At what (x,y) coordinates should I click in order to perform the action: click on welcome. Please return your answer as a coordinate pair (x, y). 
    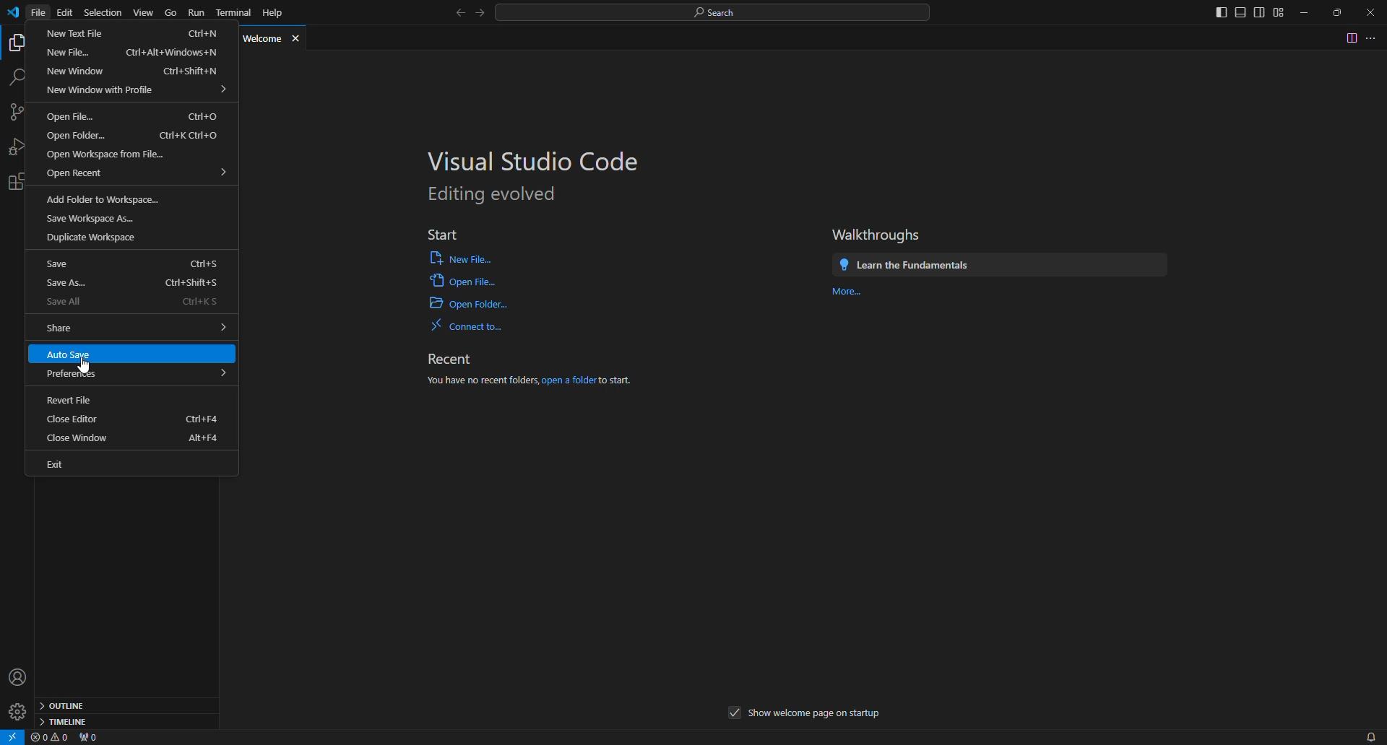
    Looking at the image, I should click on (260, 38).